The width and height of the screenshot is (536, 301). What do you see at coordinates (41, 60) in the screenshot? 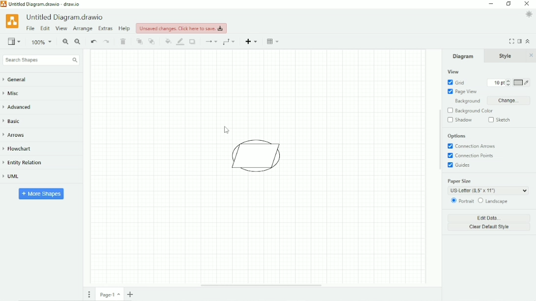
I see `Search shapes` at bounding box center [41, 60].